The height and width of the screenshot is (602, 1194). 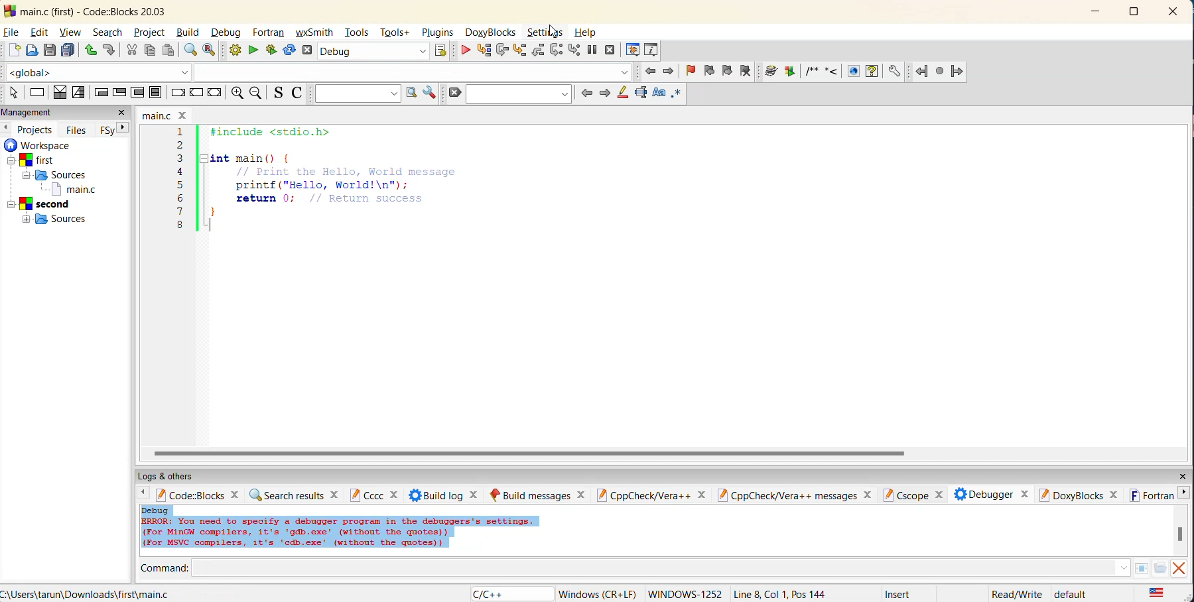 I want to click on counting loop, so click(x=139, y=93).